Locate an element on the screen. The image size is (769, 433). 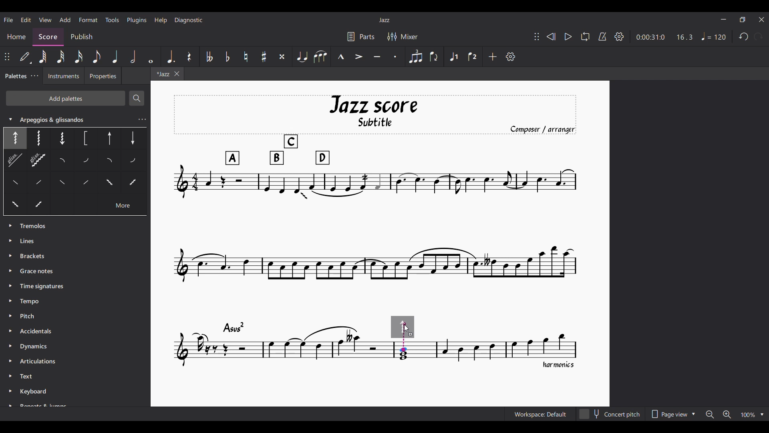
Add menu is located at coordinates (65, 20).